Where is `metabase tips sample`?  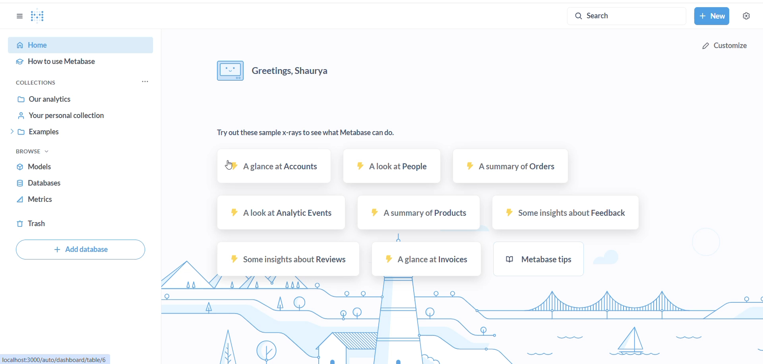 metabase tips sample is located at coordinates (543, 258).